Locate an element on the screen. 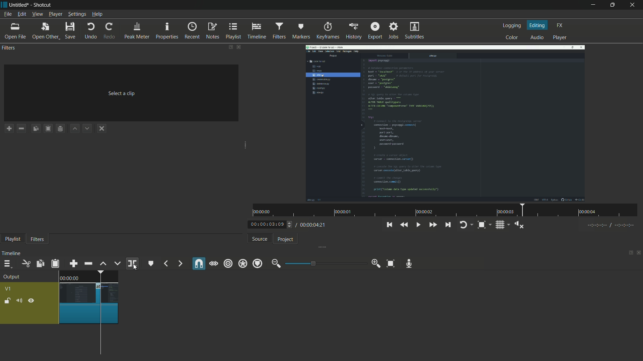  paste filters is located at coordinates (47, 129).